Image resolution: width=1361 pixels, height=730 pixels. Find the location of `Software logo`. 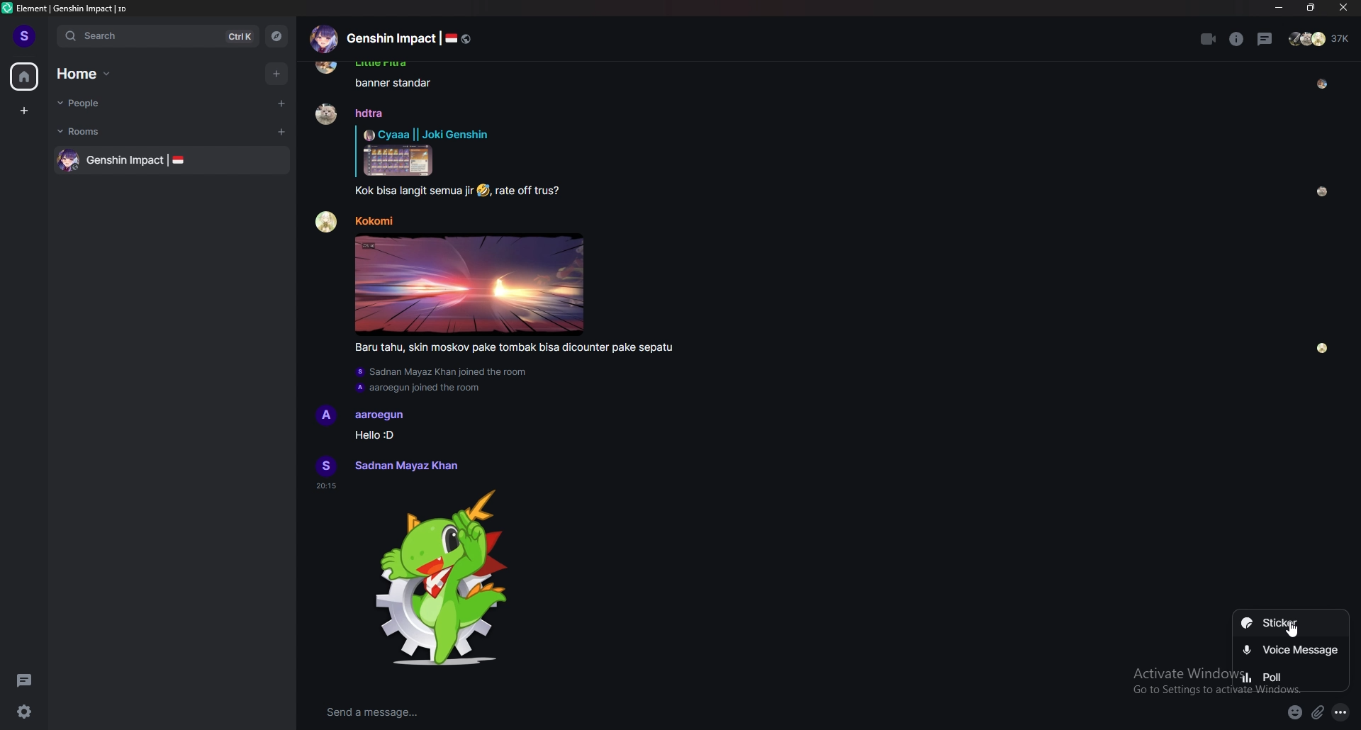

Software logo is located at coordinates (7, 8).